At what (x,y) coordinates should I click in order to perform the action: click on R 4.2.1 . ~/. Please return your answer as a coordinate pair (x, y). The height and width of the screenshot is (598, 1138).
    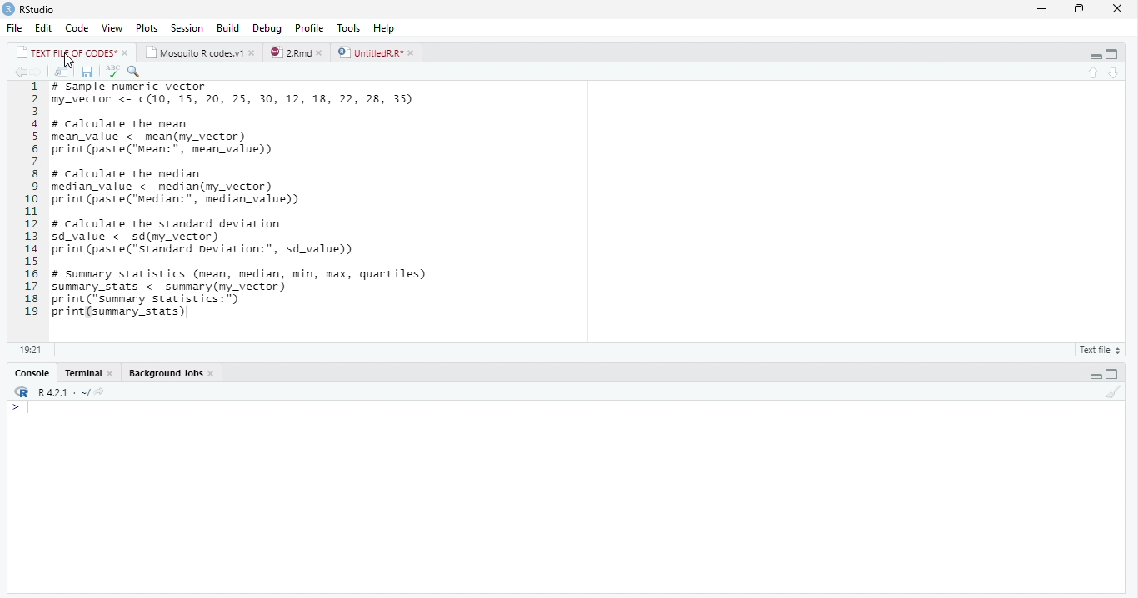
    Looking at the image, I should click on (72, 393).